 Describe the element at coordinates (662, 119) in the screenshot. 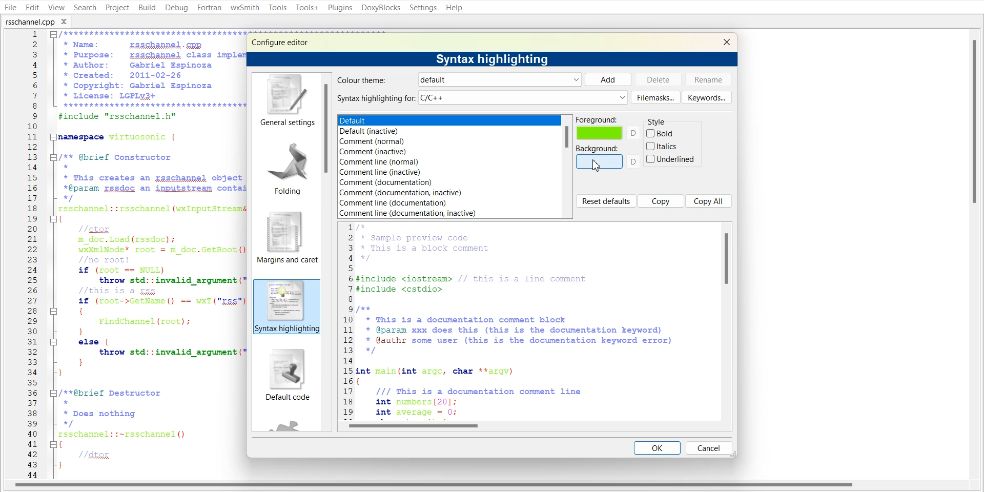

I see `Style` at that location.